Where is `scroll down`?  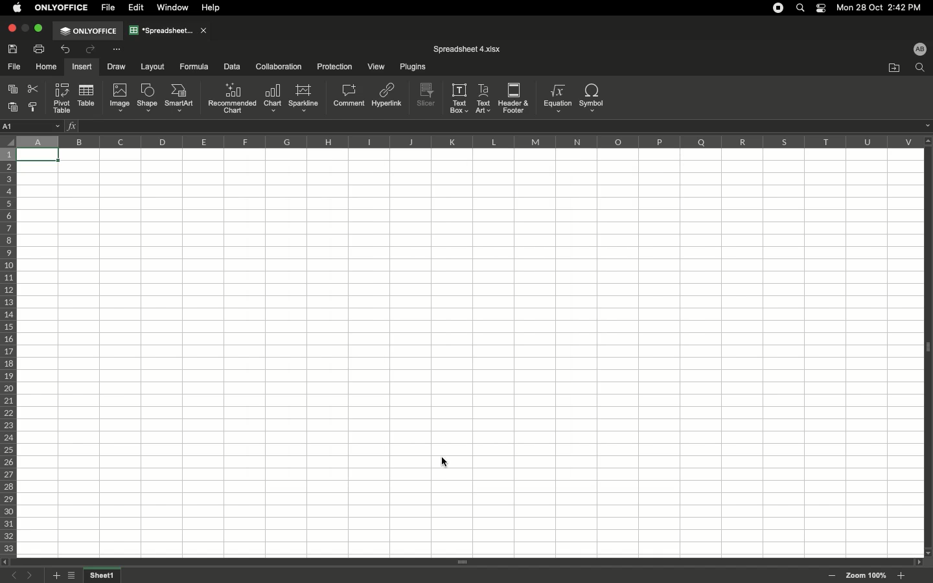 scroll down is located at coordinates (927, 552).